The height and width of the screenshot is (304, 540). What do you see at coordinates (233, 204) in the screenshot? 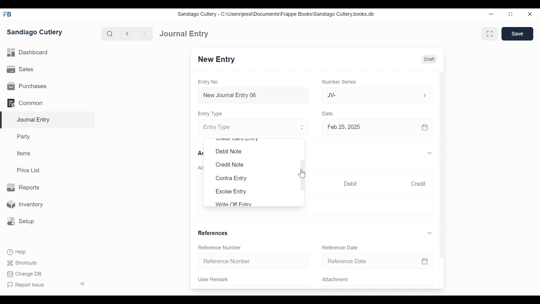
I see `Write Off Entry` at bounding box center [233, 204].